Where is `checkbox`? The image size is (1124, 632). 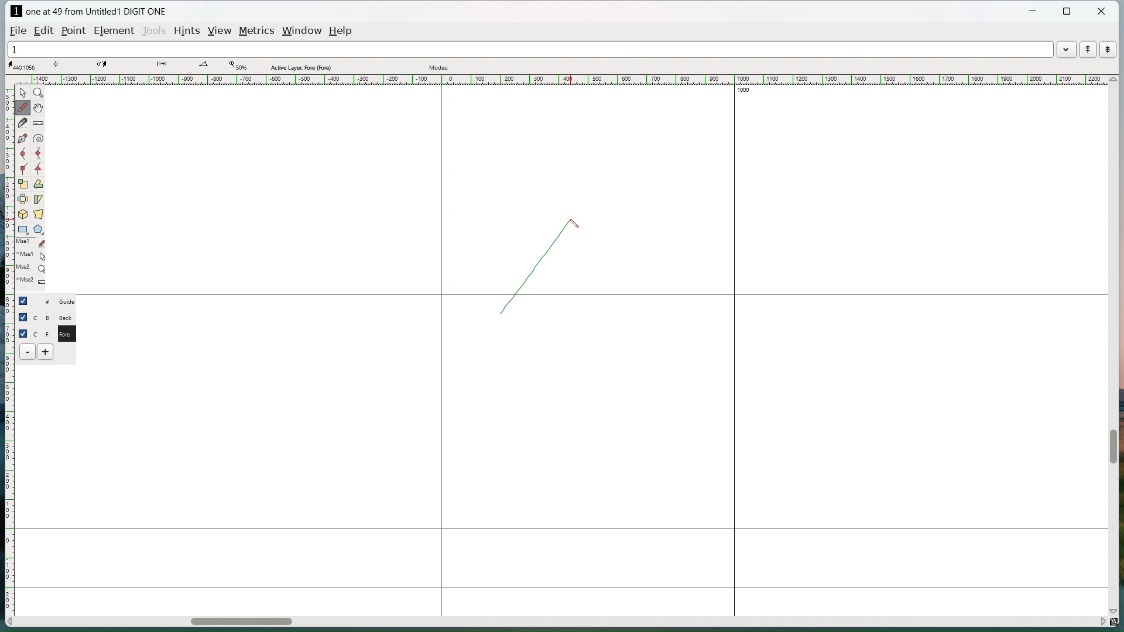
checkbox is located at coordinates (23, 332).